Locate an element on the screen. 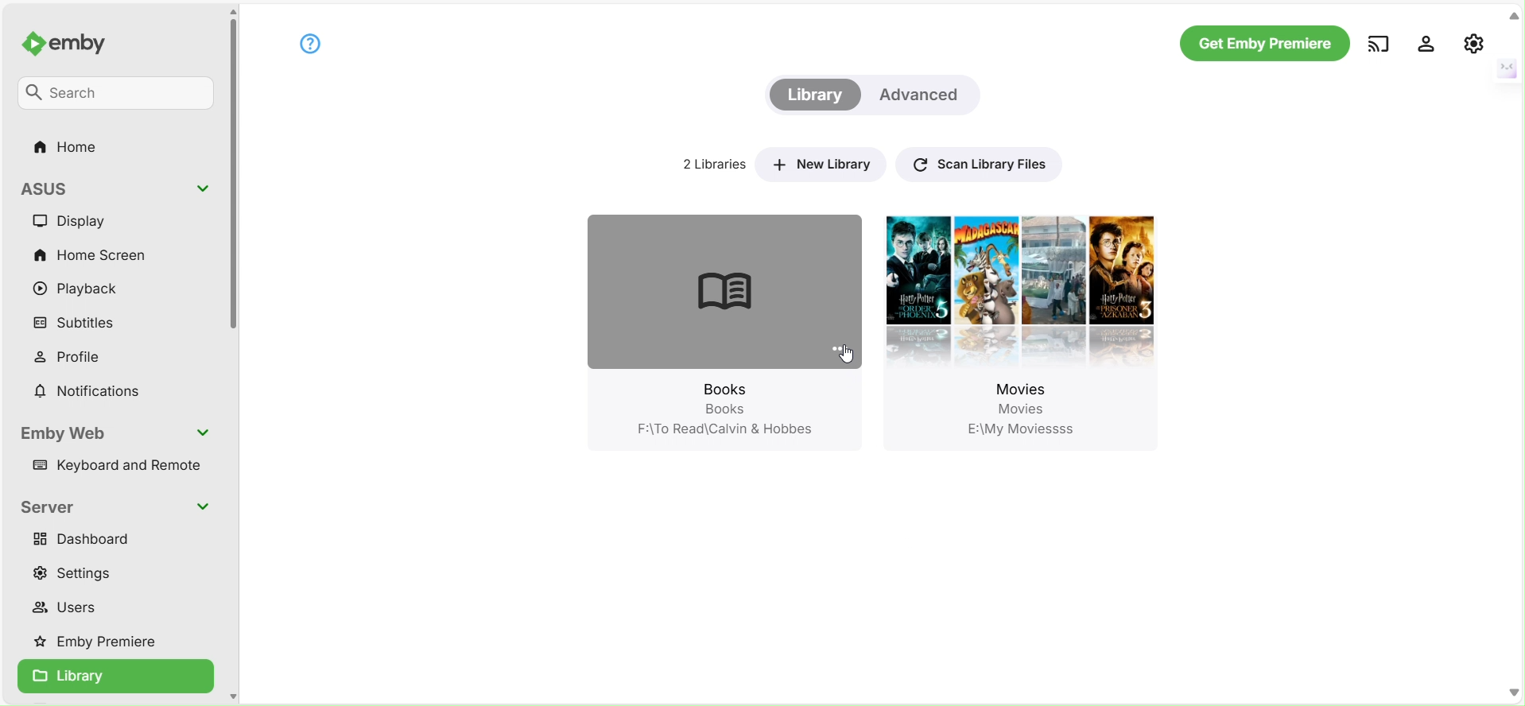 This screenshot has height=706, width=1525. library: Movies is located at coordinates (1026, 313).